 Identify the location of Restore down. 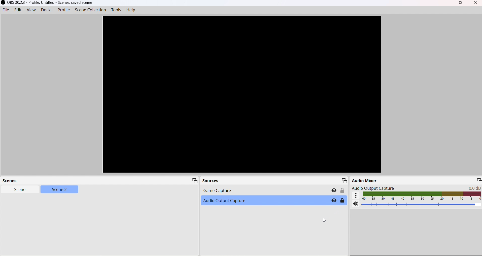
(461, 2).